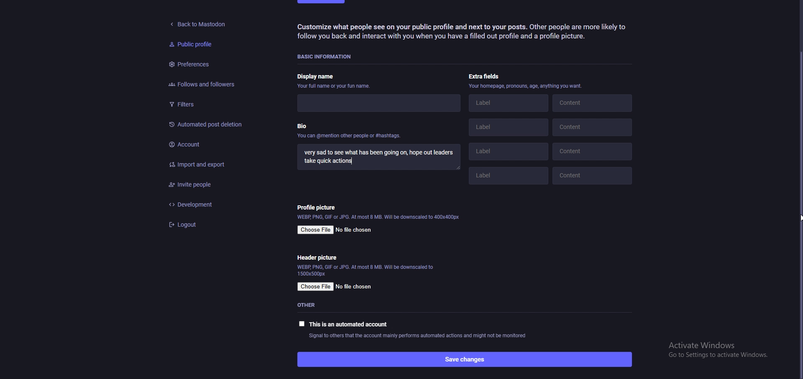 Image resolution: width=803 pixels, height=379 pixels. Describe the element at coordinates (200, 22) in the screenshot. I see `back to mastodon` at that location.